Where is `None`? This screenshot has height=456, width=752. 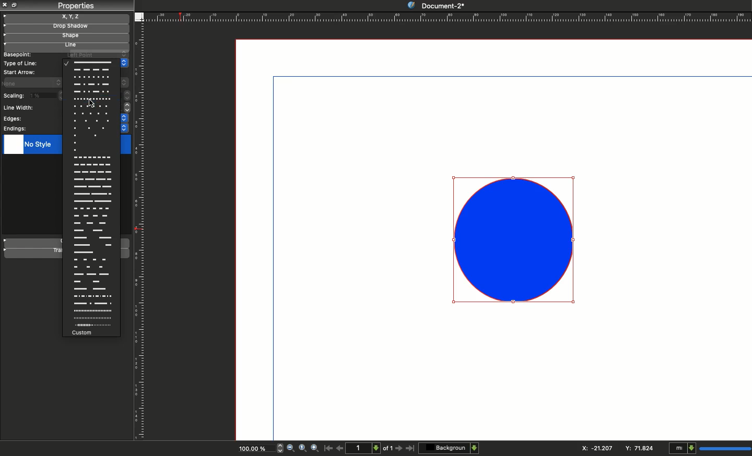 None is located at coordinates (26, 82).